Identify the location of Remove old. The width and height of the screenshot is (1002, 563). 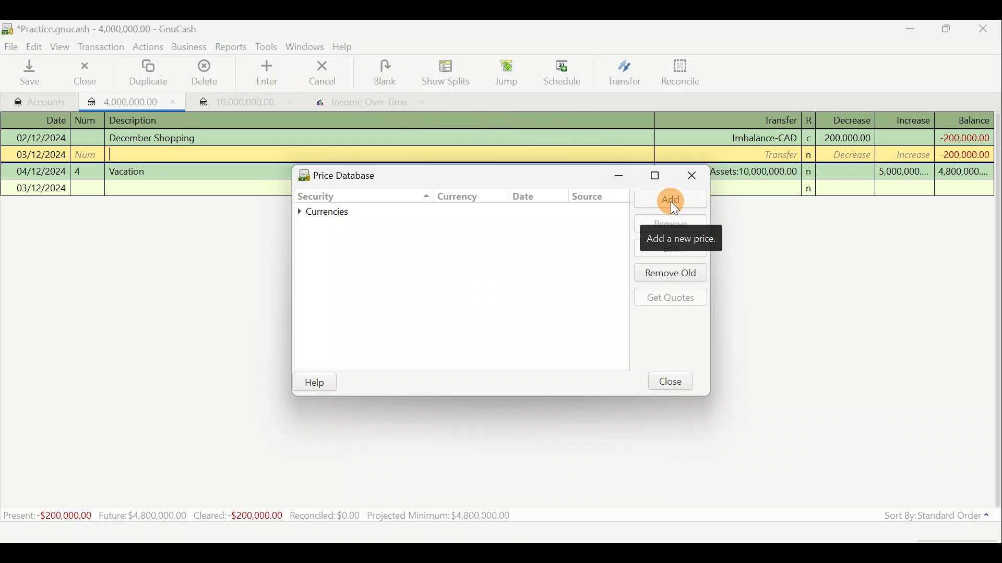
(669, 274).